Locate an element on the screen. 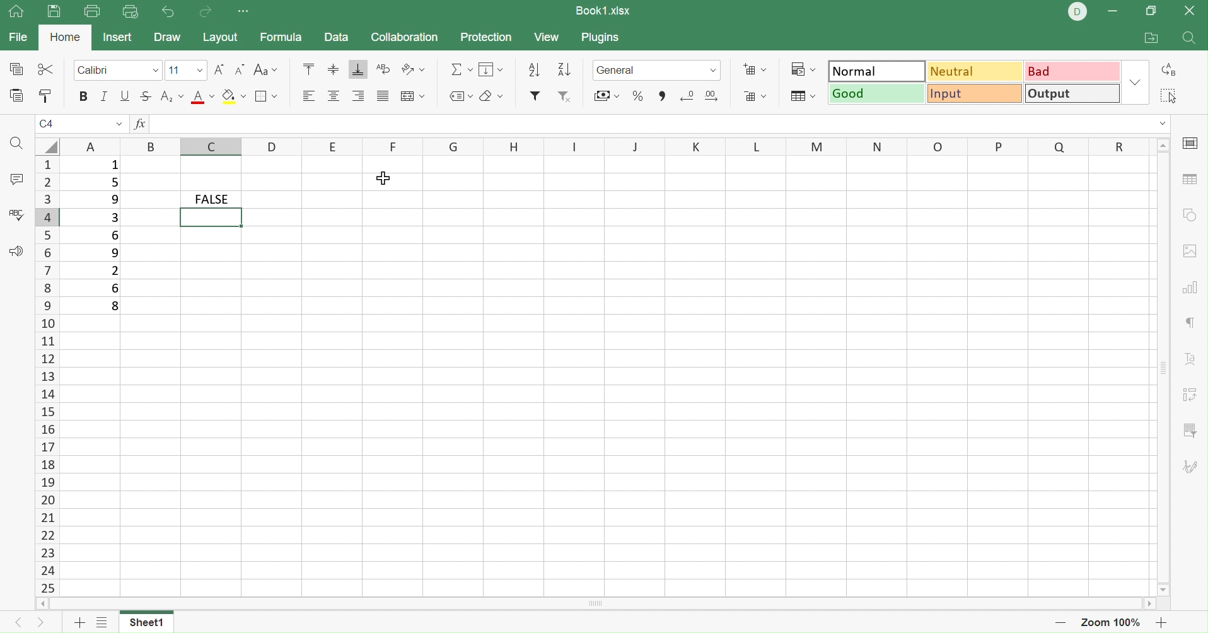 The width and height of the screenshot is (1208, 633). Zoom 100% is located at coordinates (1113, 622).